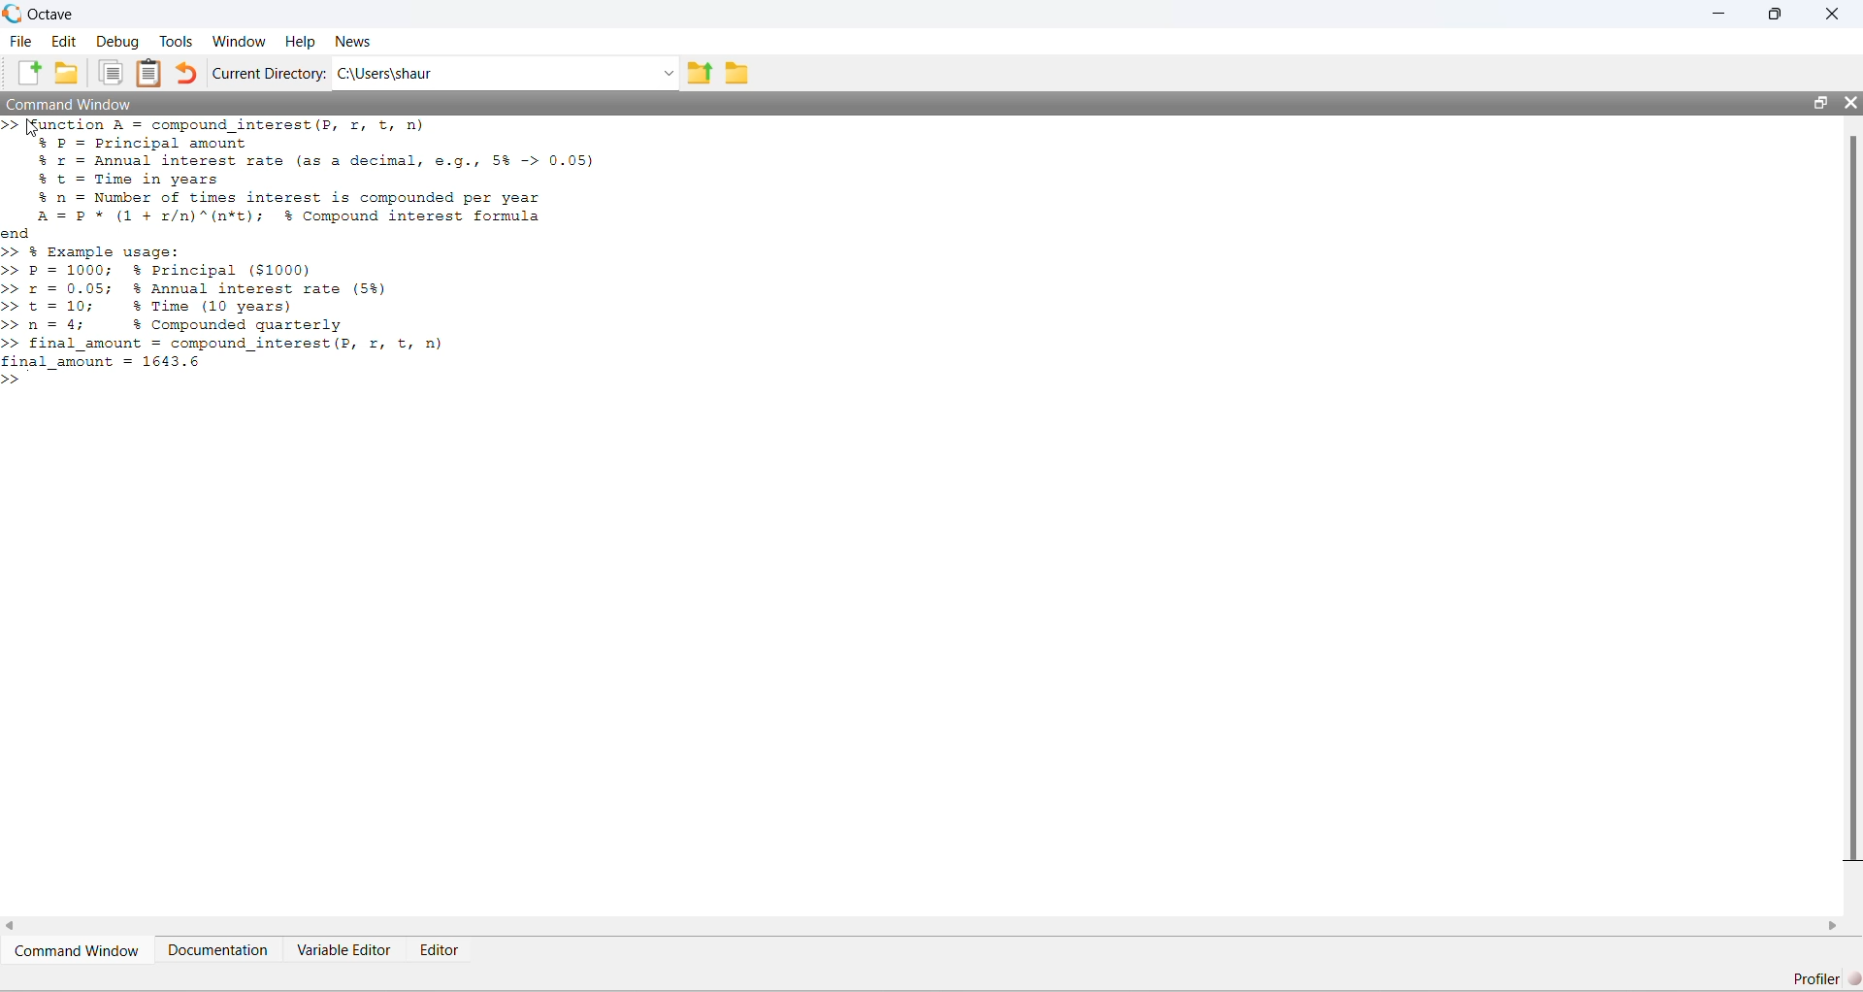  What do you see at coordinates (68, 73) in the screenshot?
I see `New Folder` at bounding box center [68, 73].